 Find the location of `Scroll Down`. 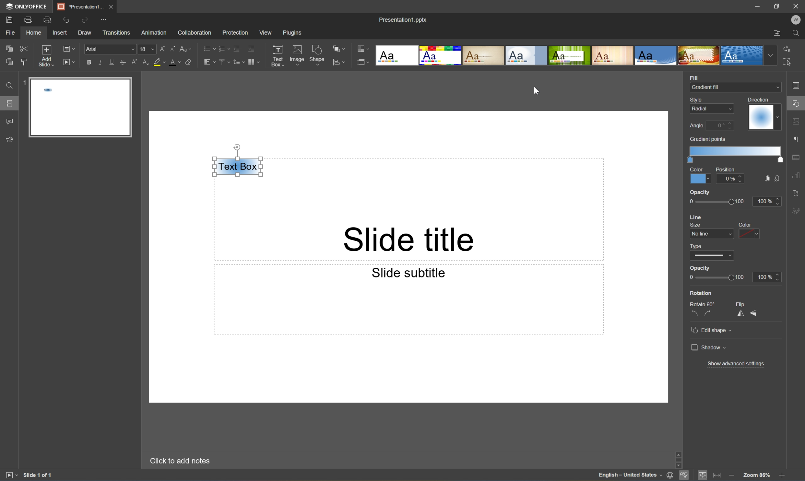

Scroll Down is located at coordinates (782, 465).